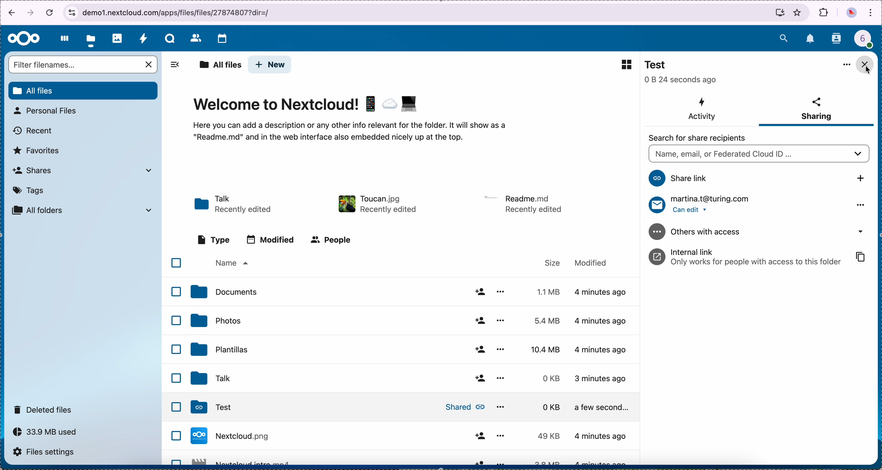 The image size is (882, 470). I want to click on extensions, so click(824, 12).